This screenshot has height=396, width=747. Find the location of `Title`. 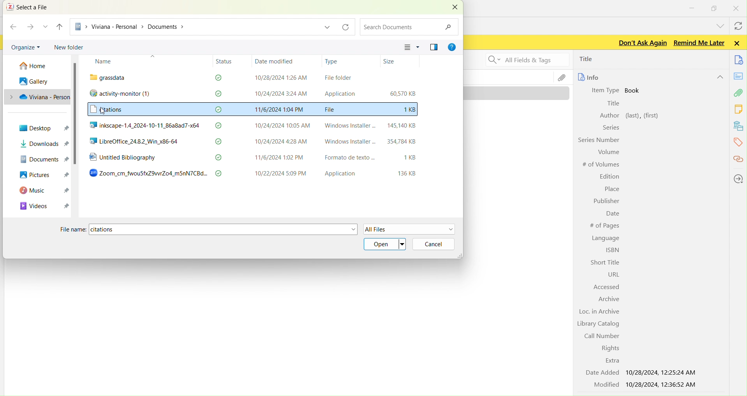

Title is located at coordinates (614, 103).